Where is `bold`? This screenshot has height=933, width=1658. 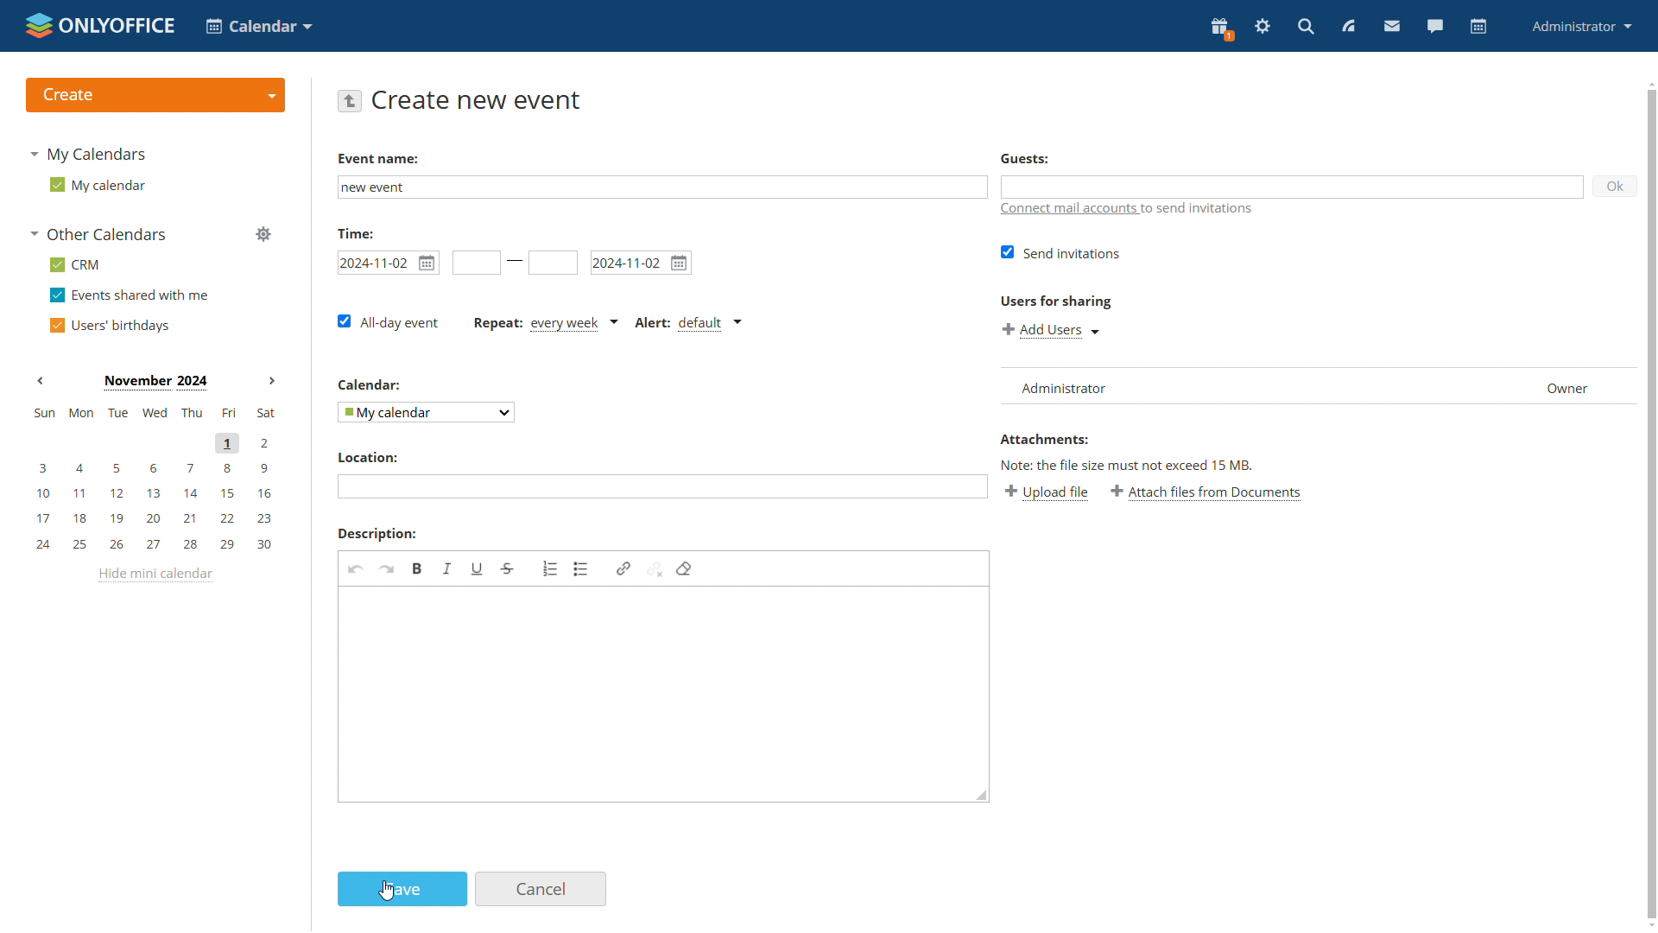
bold is located at coordinates (419, 568).